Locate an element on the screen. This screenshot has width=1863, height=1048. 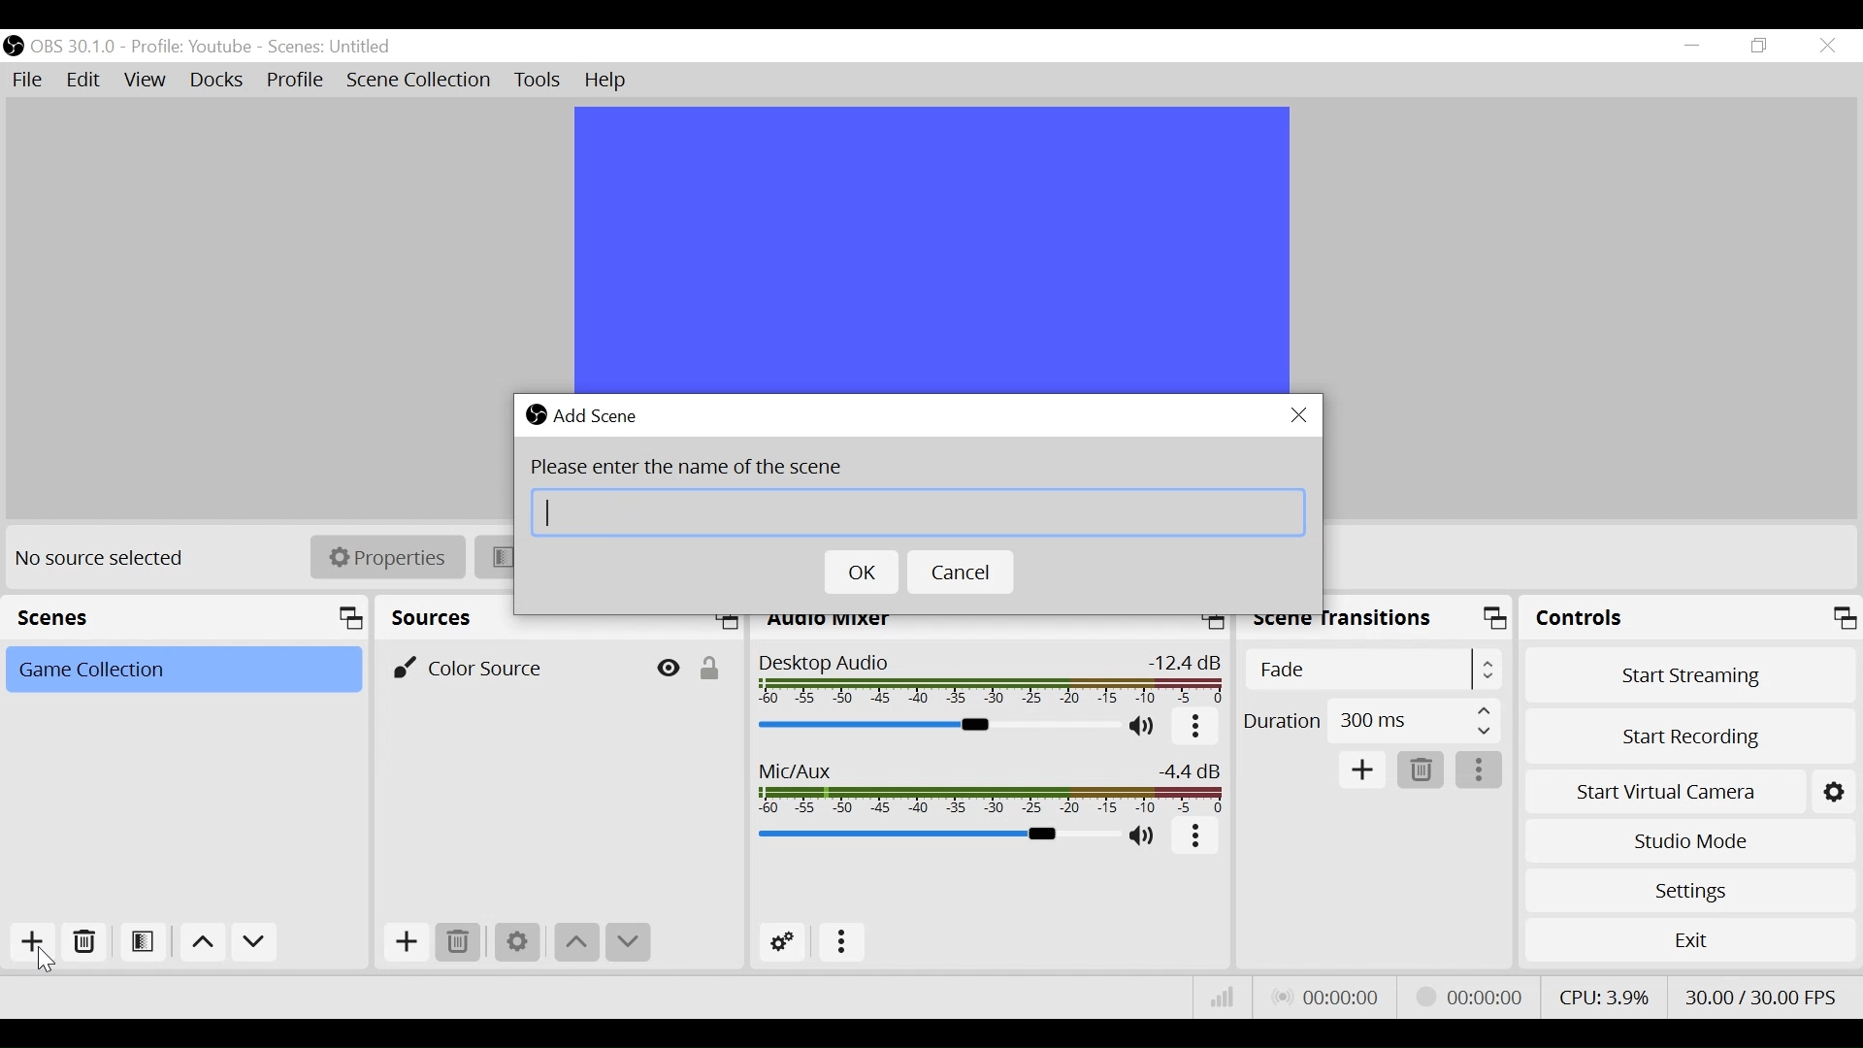
Profile is located at coordinates (296, 82).